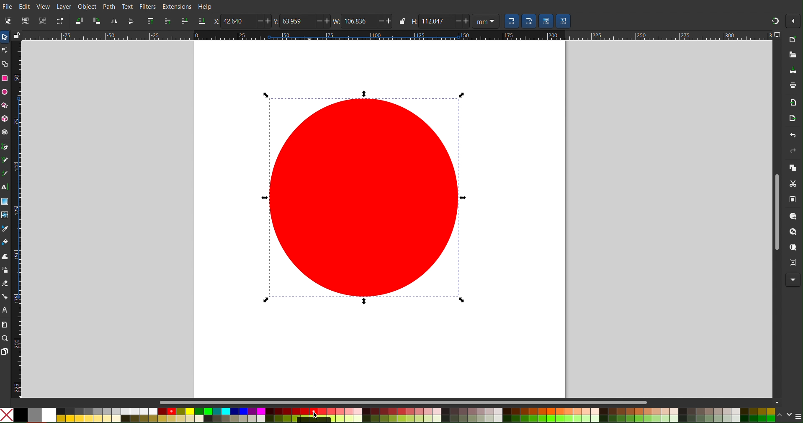 This screenshot has height=423, width=803. What do you see at coordinates (80, 21) in the screenshot?
I see `Rotate CCW` at bounding box center [80, 21].